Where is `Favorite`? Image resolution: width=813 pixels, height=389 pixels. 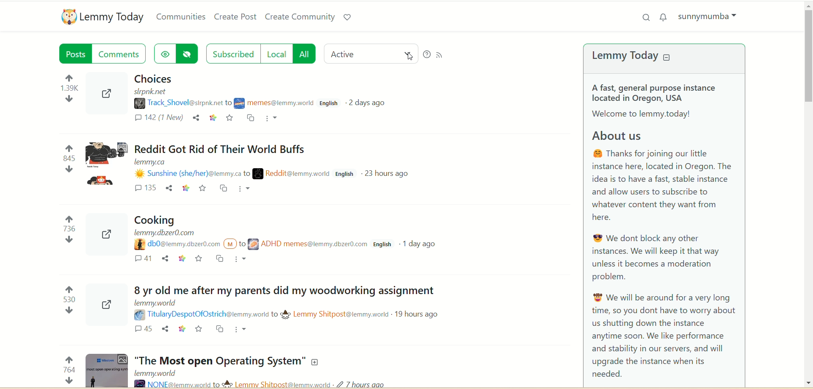
Favorite is located at coordinates (203, 189).